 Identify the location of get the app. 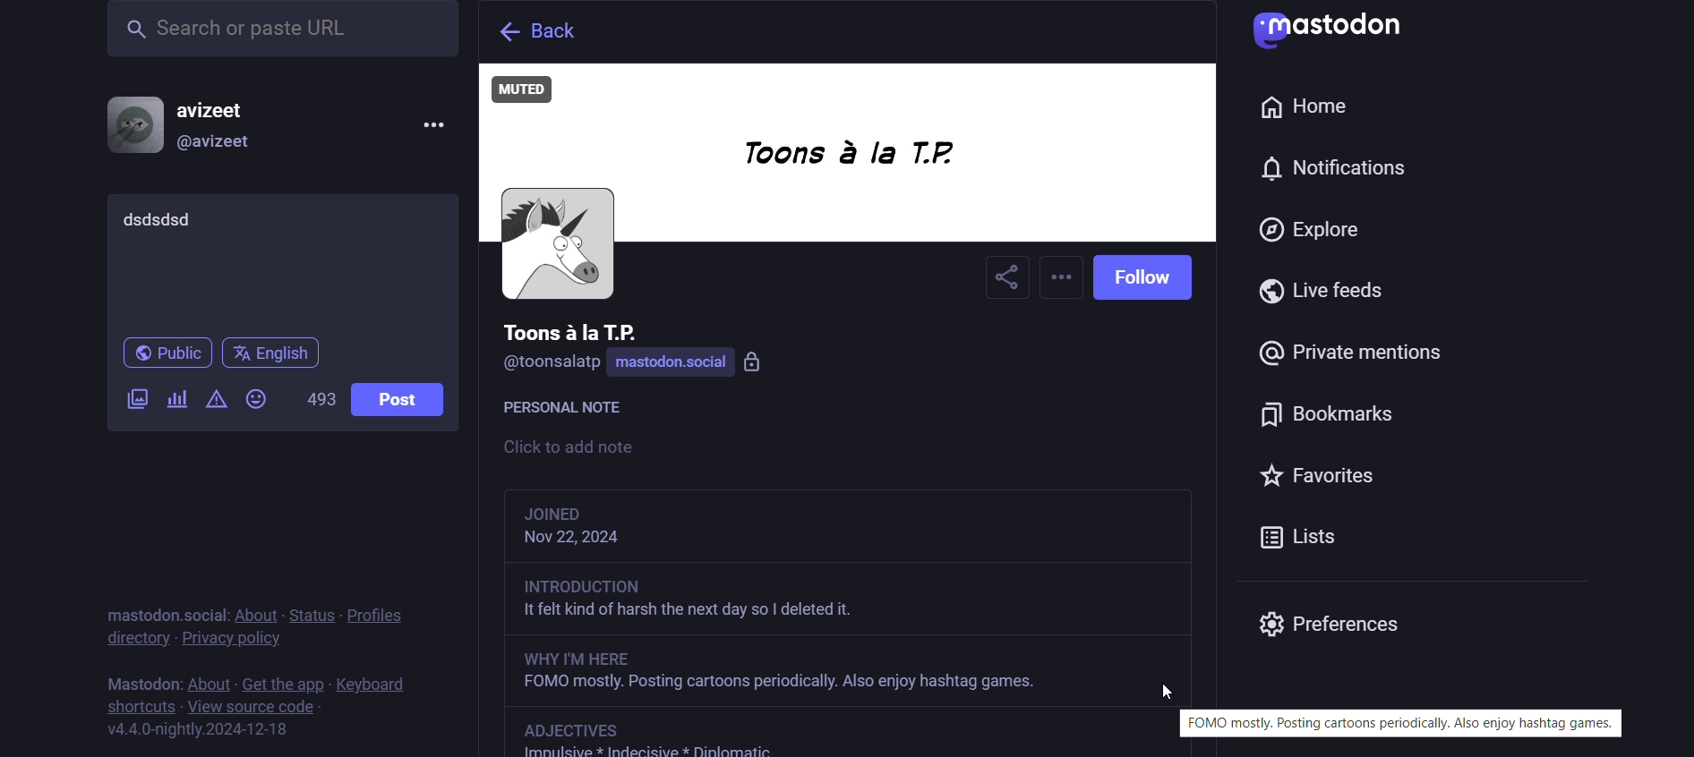
(278, 681).